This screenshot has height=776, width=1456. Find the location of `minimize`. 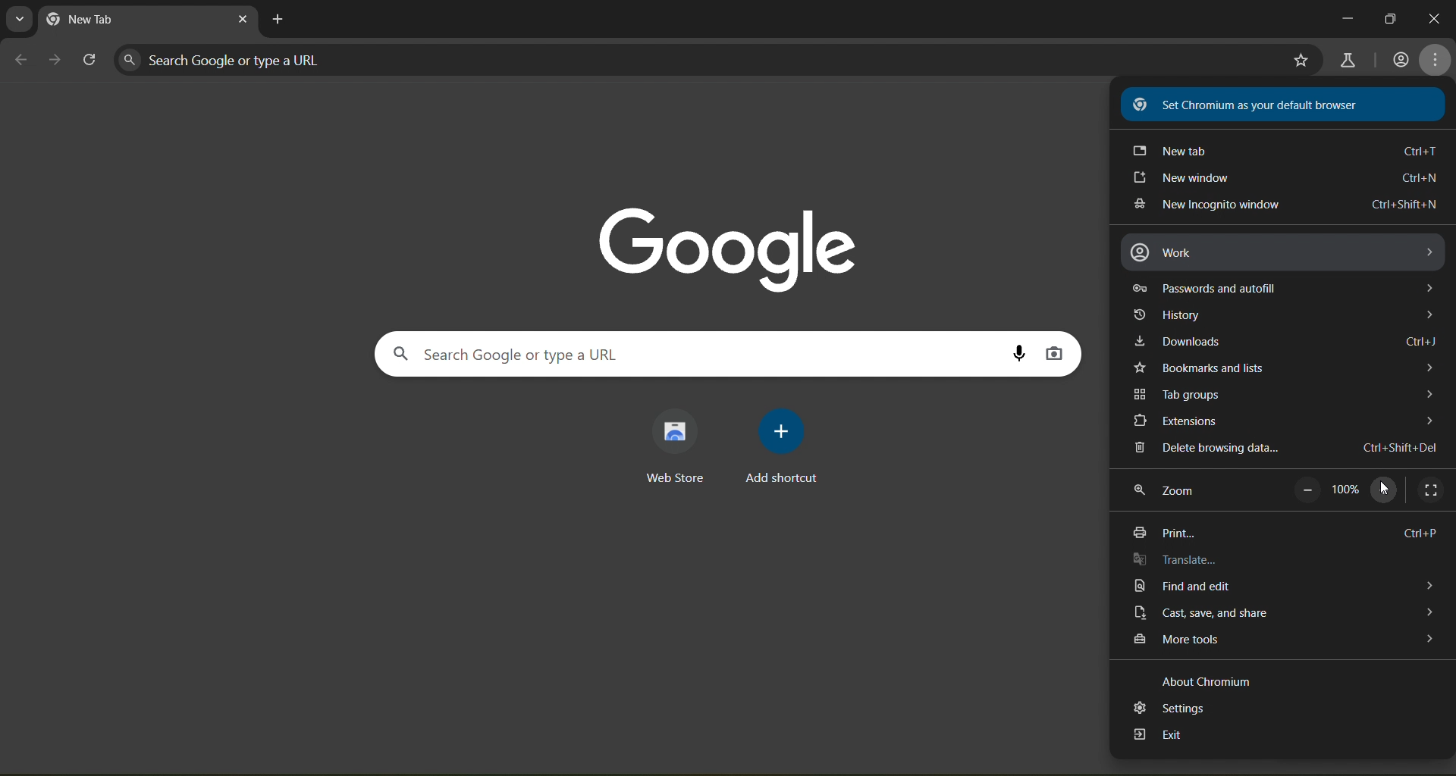

minimize is located at coordinates (1342, 20).